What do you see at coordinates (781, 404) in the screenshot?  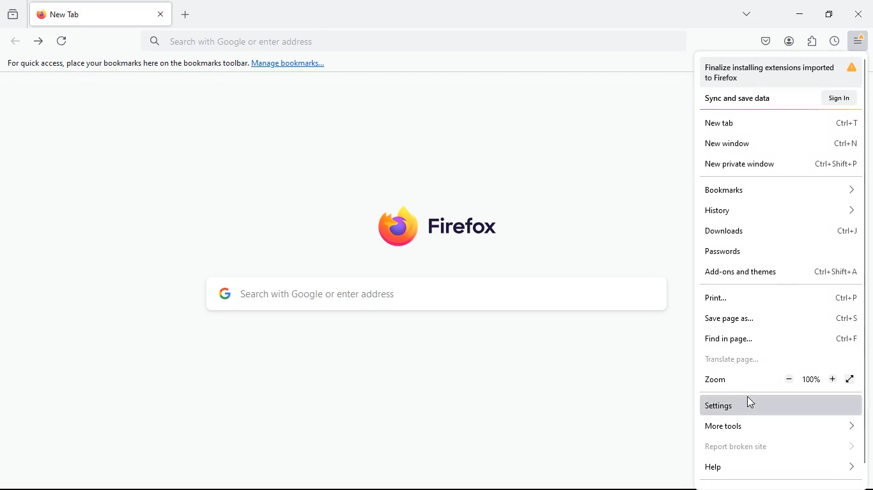 I see `settings` at bounding box center [781, 404].